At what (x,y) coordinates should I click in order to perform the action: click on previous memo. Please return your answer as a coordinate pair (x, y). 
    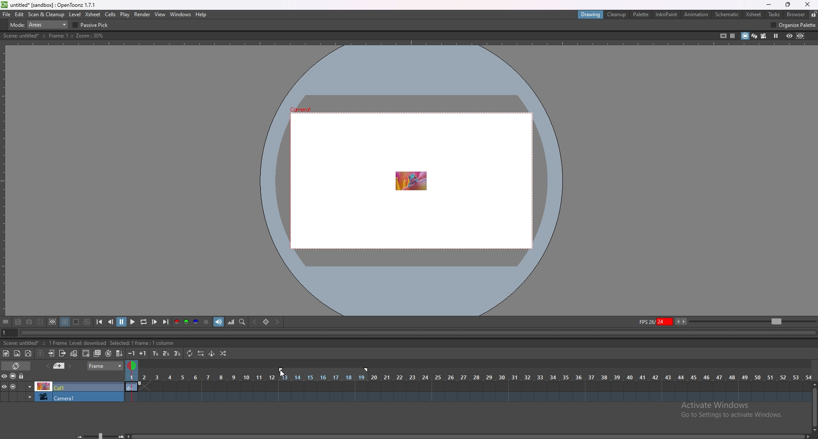
    Looking at the image, I should click on (59, 366).